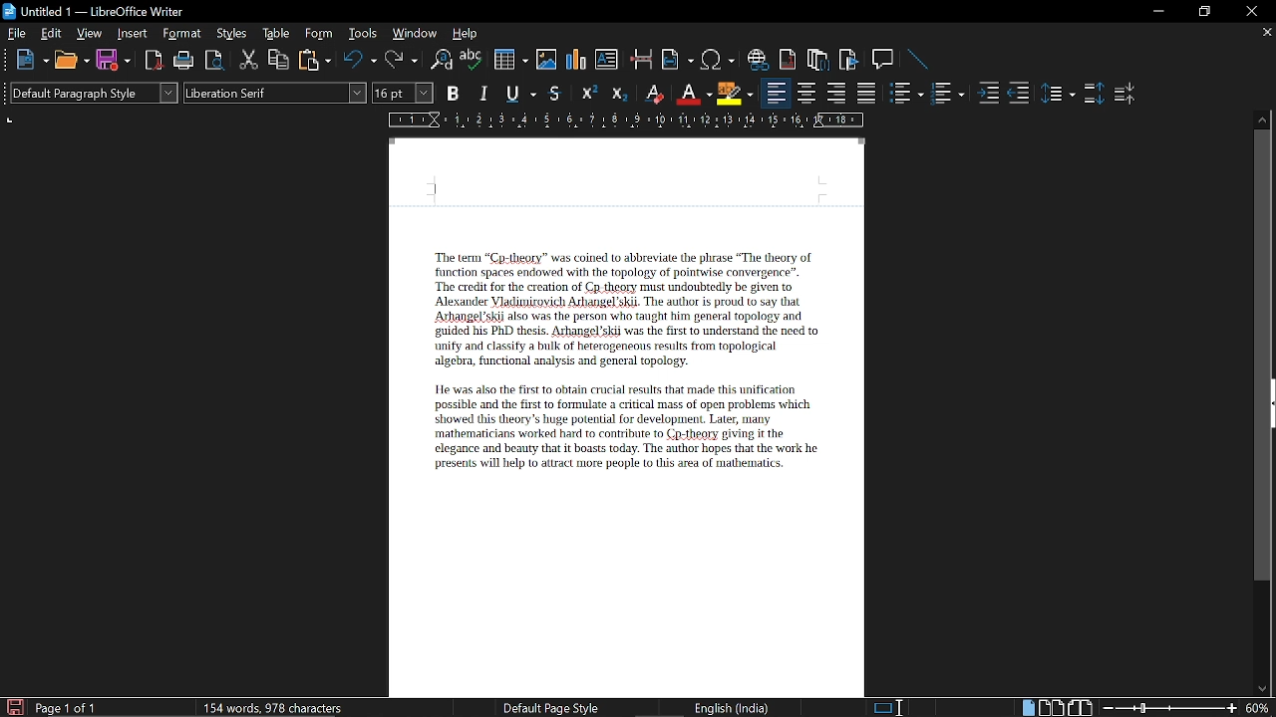 Image resolution: width=1276 pixels, height=717 pixels. I want to click on Insert, so click(137, 33).